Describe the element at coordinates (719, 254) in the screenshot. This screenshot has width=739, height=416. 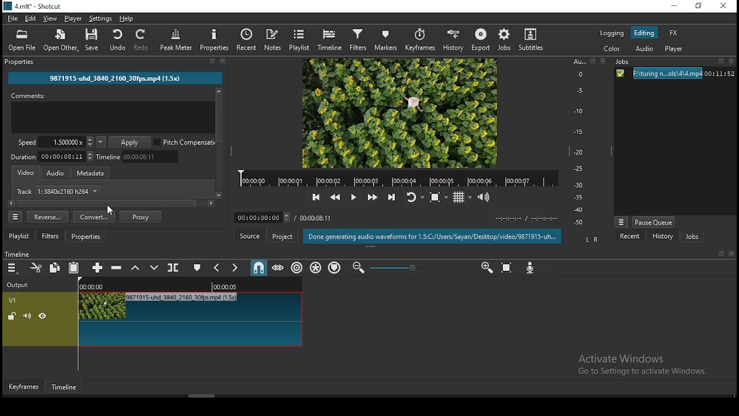
I see `bookmark` at that location.